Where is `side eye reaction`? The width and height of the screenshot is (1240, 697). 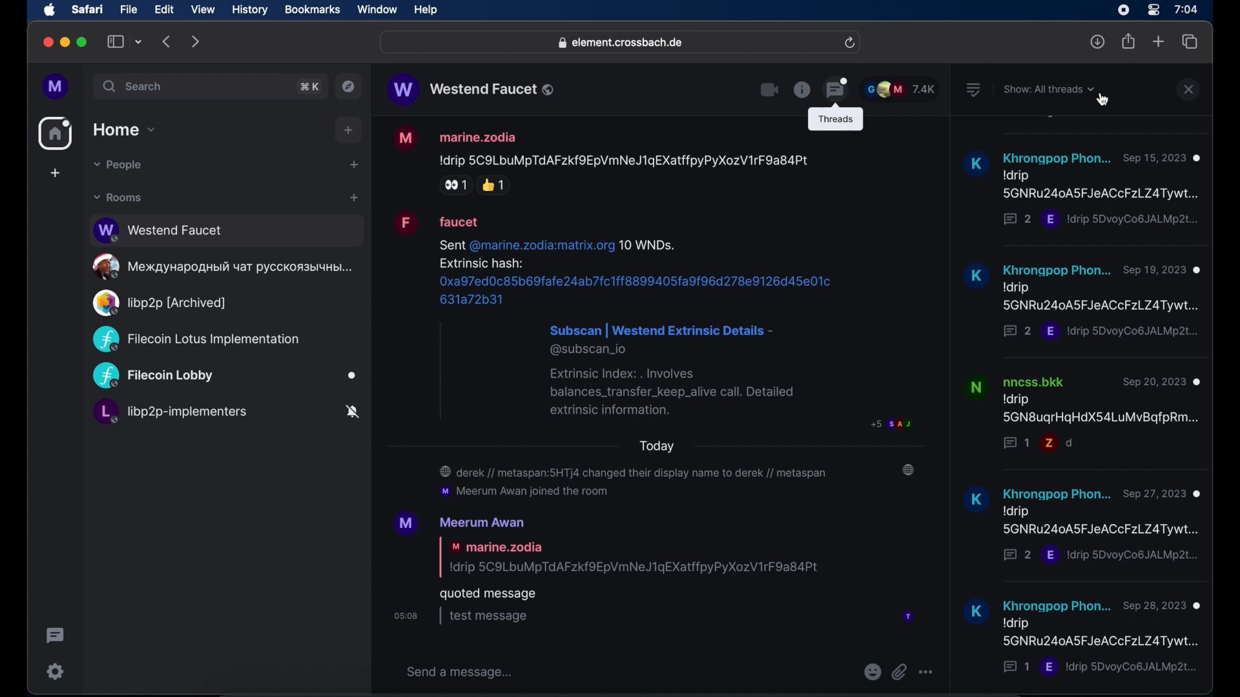 side eye reaction is located at coordinates (459, 185).